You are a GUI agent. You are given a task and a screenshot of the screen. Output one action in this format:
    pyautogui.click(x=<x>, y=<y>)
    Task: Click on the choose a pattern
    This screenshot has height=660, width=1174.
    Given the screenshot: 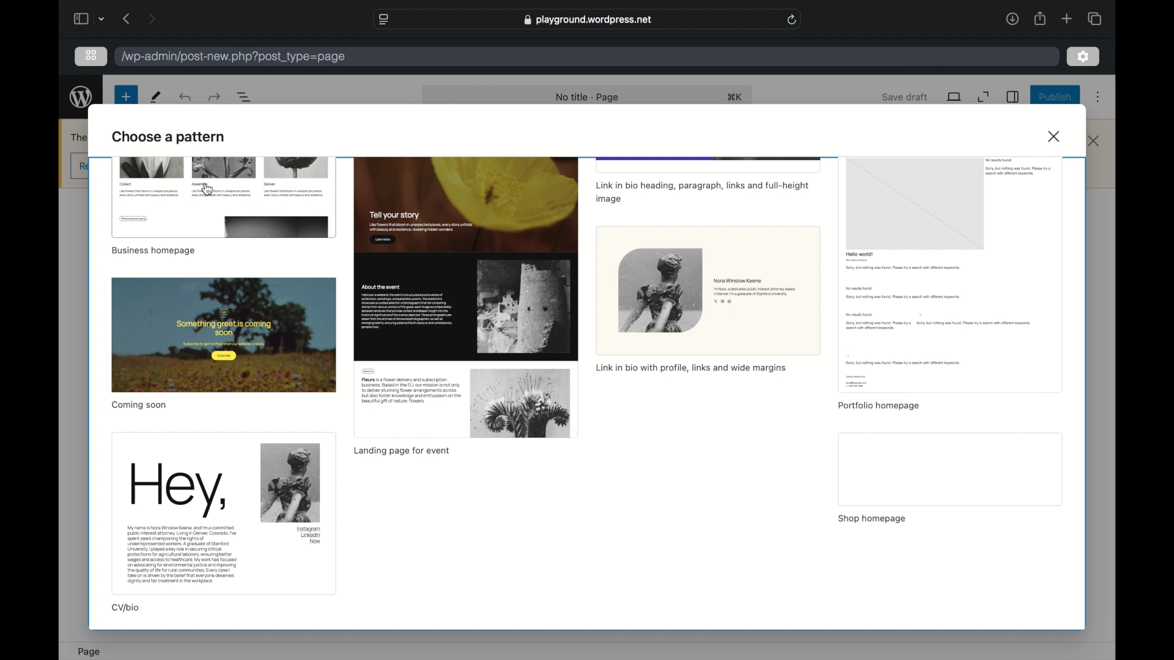 What is the action you would take?
    pyautogui.click(x=168, y=137)
    